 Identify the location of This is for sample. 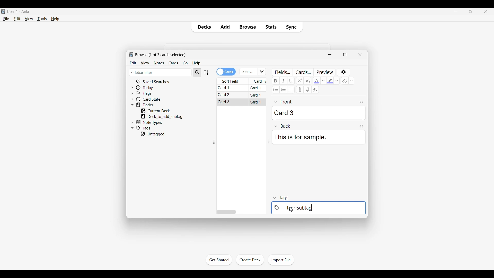
(318, 137).